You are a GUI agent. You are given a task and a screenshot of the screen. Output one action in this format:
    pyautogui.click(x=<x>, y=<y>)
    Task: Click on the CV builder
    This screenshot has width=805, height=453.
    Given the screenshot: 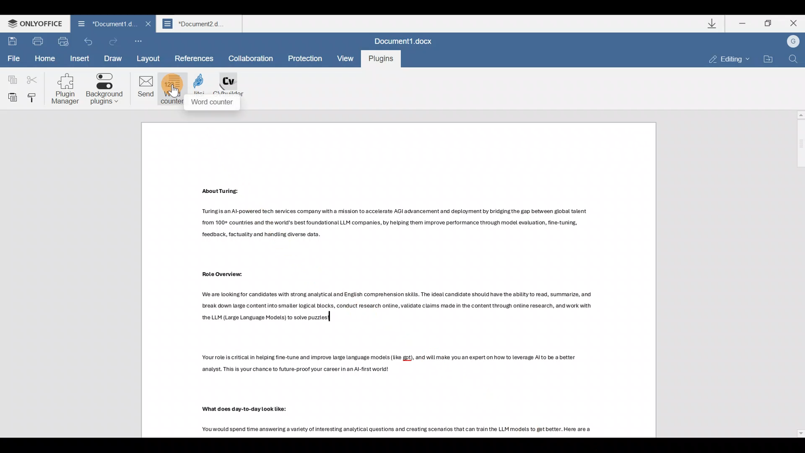 What is the action you would take?
    pyautogui.click(x=233, y=90)
    